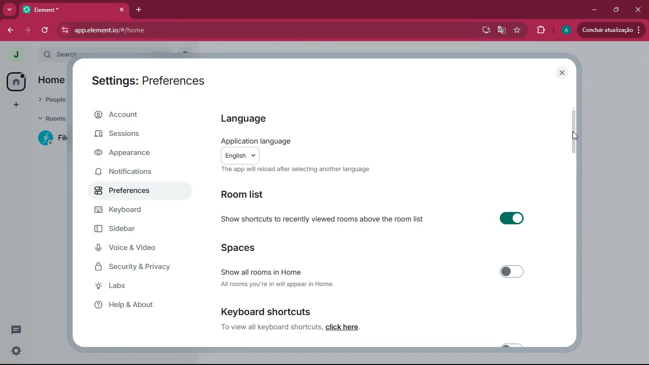 The image size is (649, 365). What do you see at coordinates (287, 284) in the screenshot?
I see `All rooms you're in will appear in Home.` at bounding box center [287, 284].